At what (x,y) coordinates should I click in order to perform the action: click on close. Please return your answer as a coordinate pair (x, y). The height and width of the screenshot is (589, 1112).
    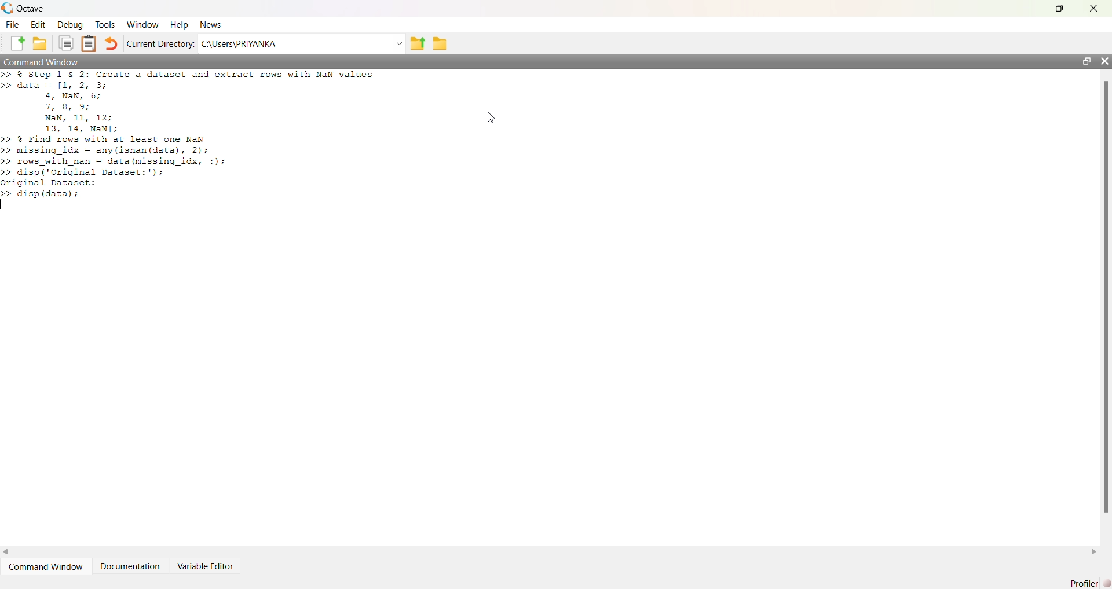
    Looking at the image, I should click on (1104, 61).